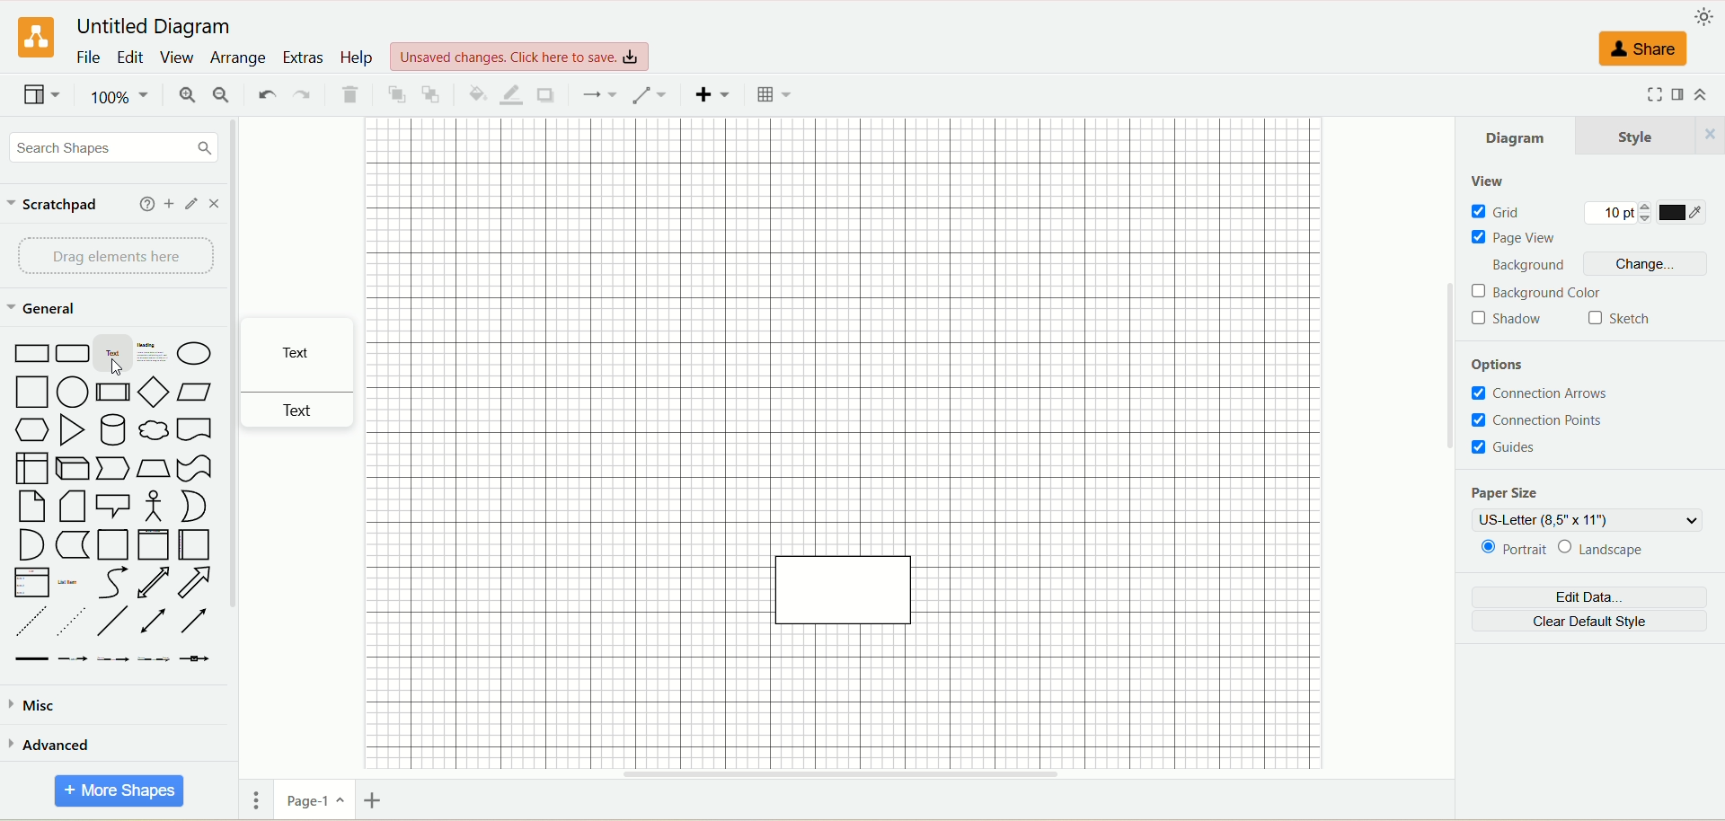  What do you see at coordinates (305, 410) in the screenshot?
I see `text` at bounding box center [305, 410].